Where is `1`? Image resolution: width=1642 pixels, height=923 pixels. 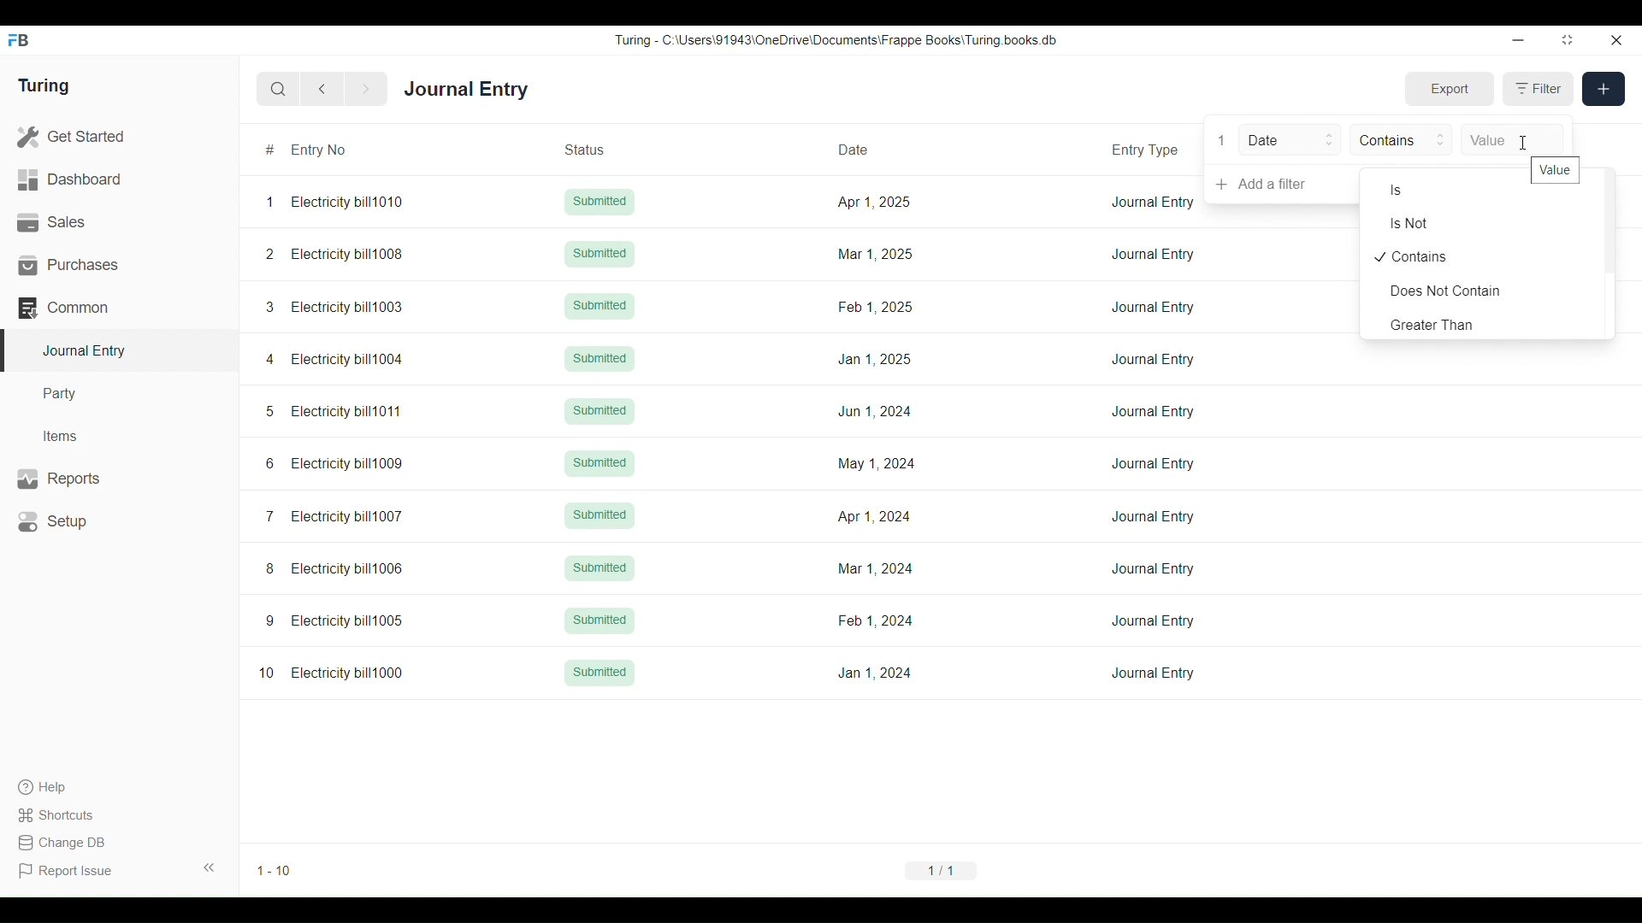
1 is located at coordinates (1222, 140).